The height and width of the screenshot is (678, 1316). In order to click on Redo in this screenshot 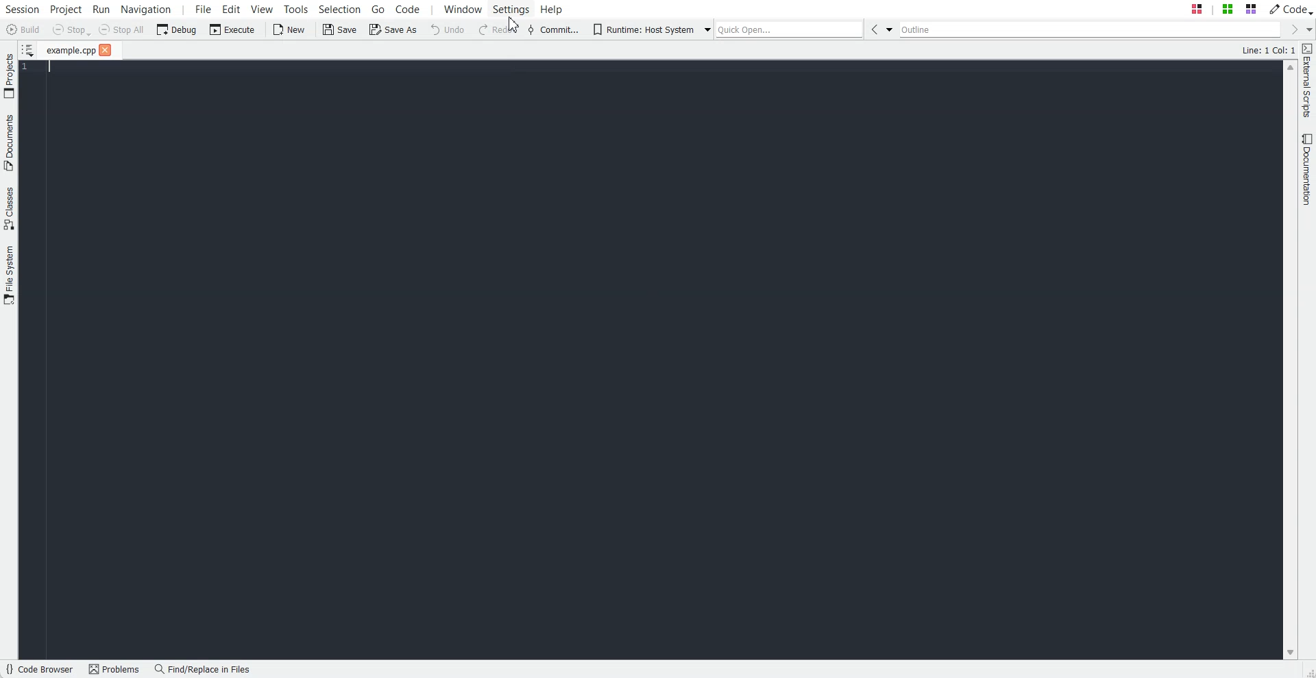, I will do `click(498, 29)`.